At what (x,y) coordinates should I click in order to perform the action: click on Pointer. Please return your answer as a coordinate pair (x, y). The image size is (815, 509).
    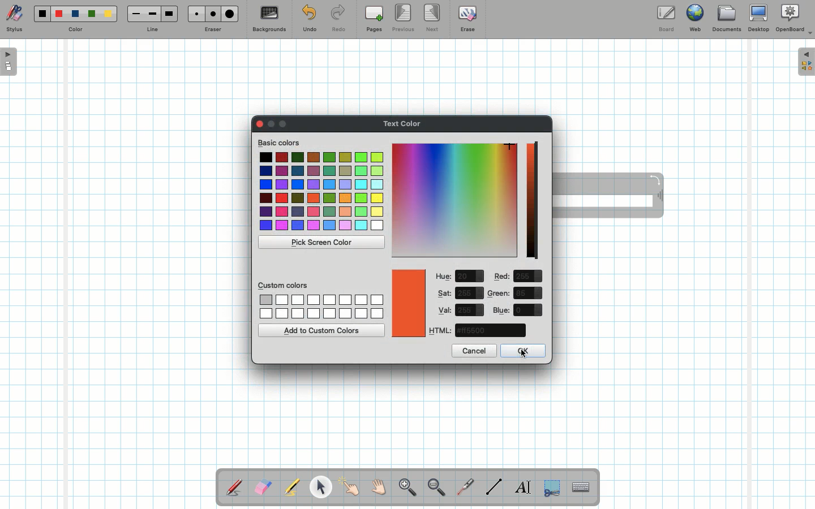
    Looking at the image, I should click on (350, 487).